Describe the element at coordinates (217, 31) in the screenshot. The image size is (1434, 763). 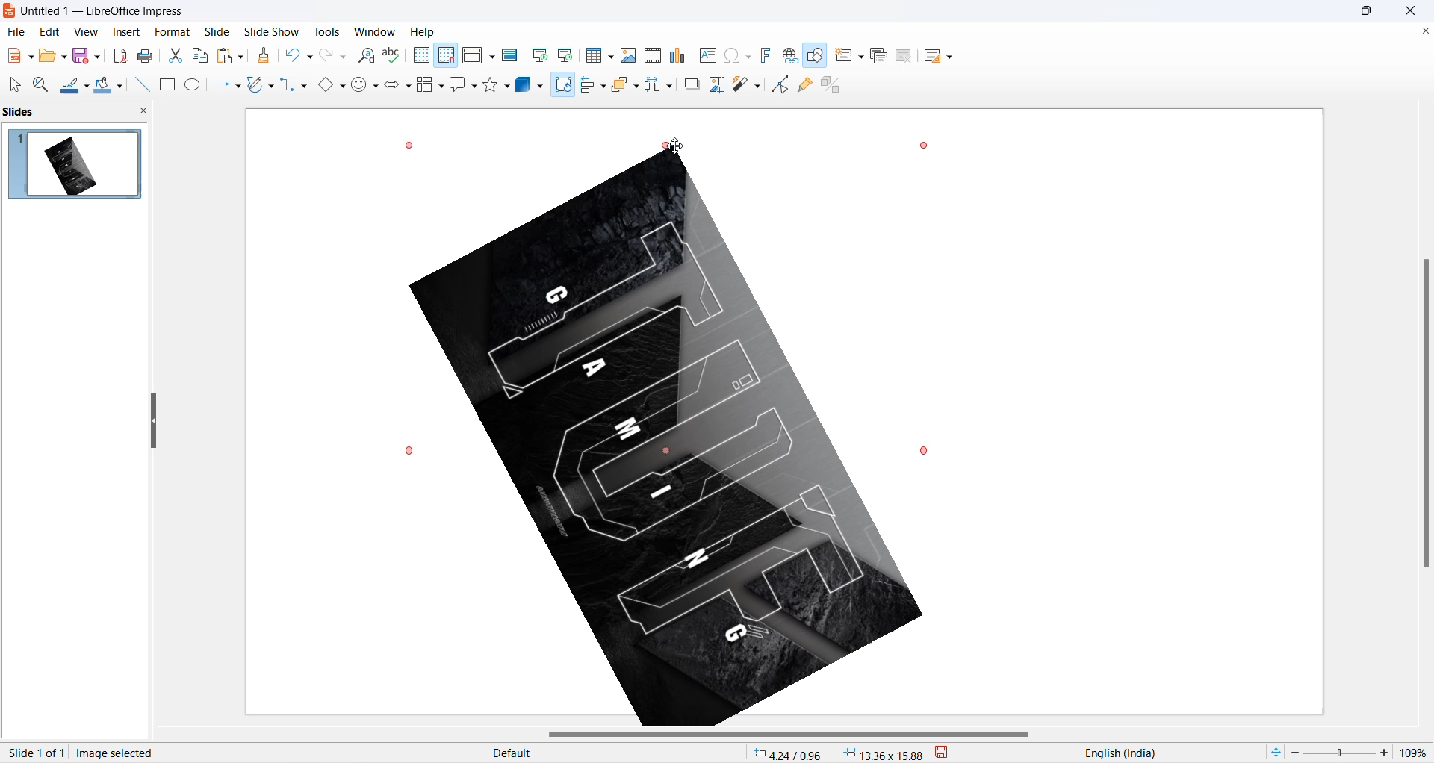
I see `slide` at that location.